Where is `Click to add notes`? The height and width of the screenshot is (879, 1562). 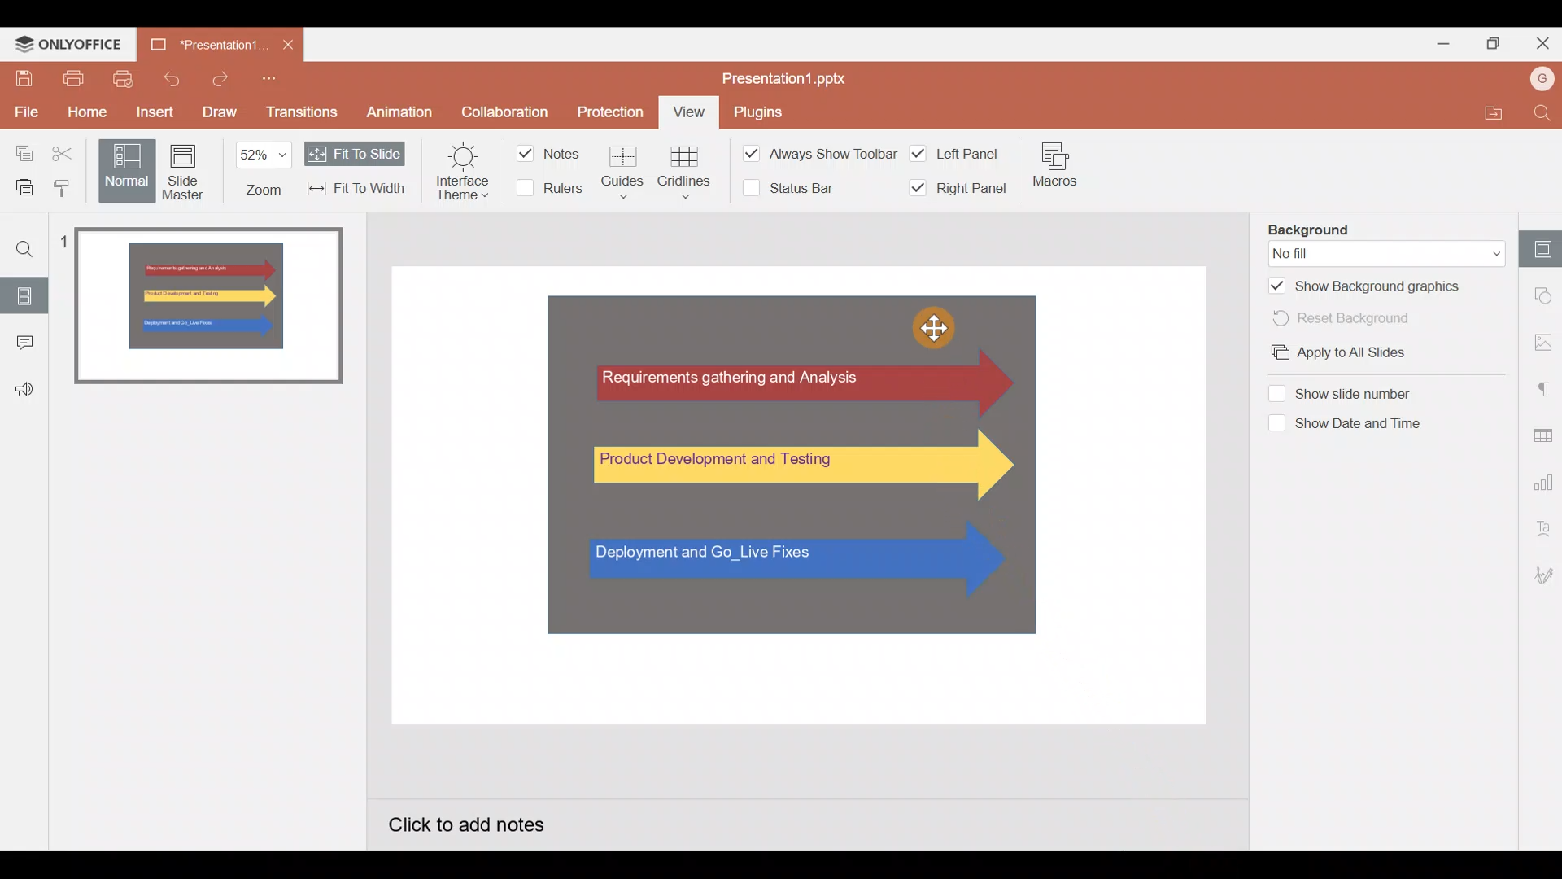
Click to add notes is located at coordinates (485, 822).